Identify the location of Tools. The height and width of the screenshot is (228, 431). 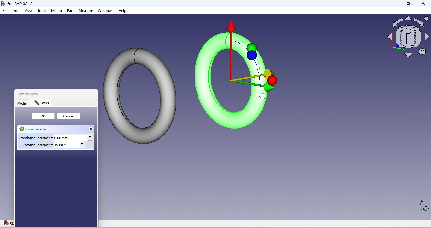
(42, 12).